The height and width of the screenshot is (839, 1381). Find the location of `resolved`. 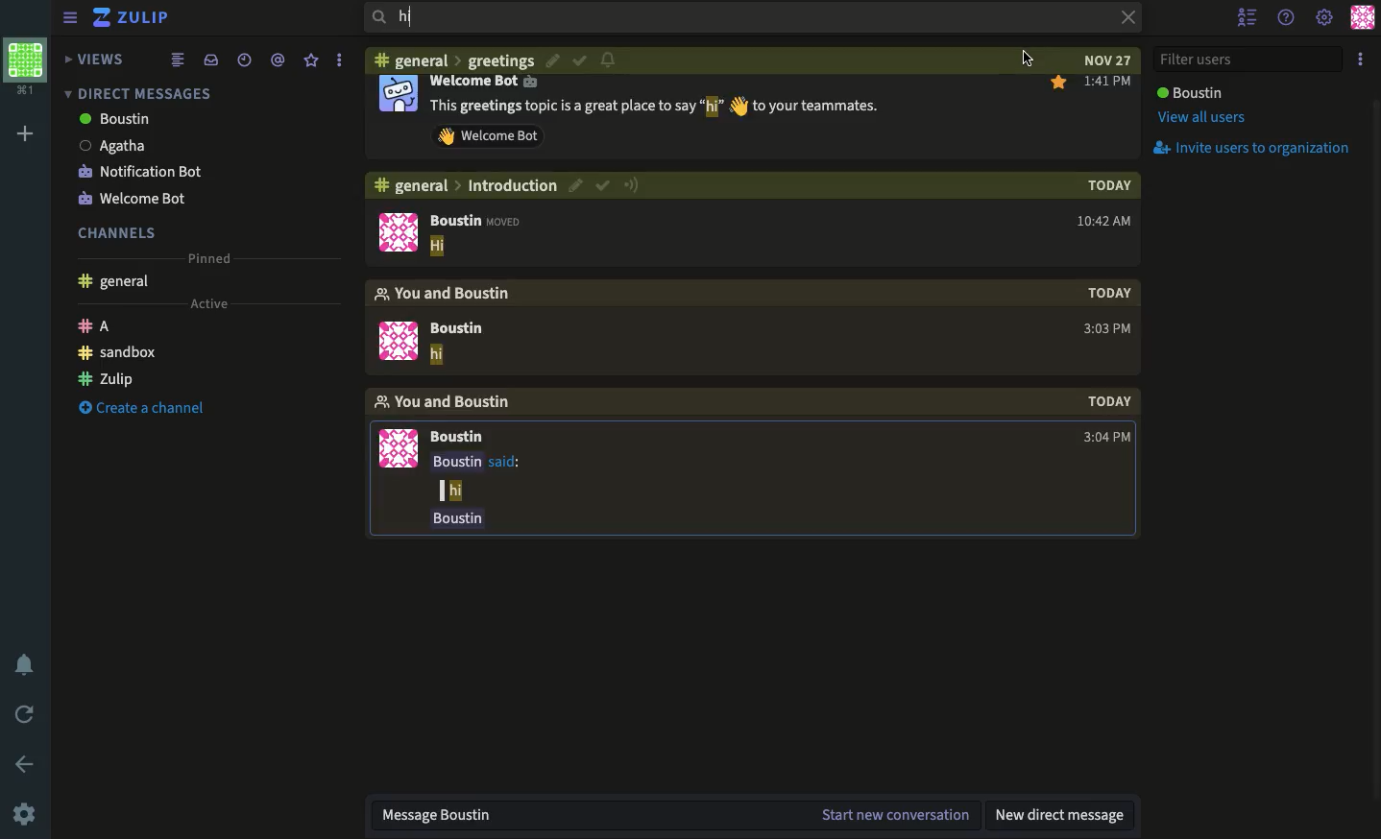

resolved is located at coordinates (579, 59).